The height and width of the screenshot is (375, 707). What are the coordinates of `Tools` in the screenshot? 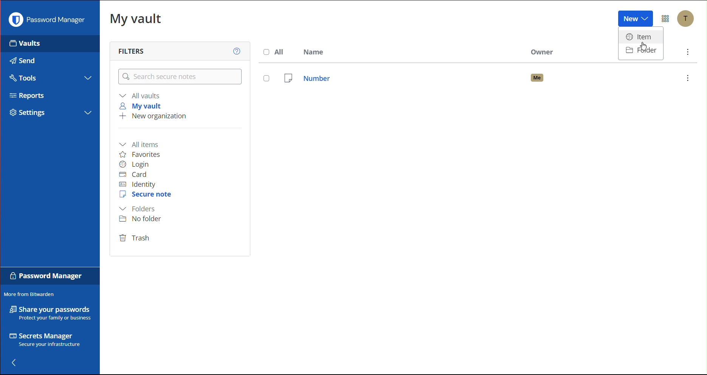 It's located at (22, 77).